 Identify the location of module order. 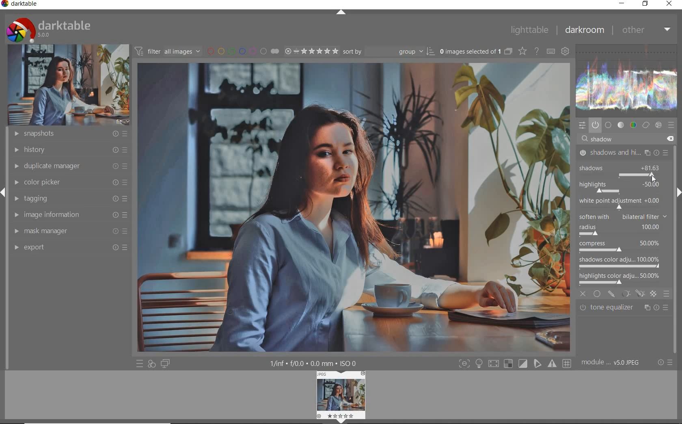
(613, 363).